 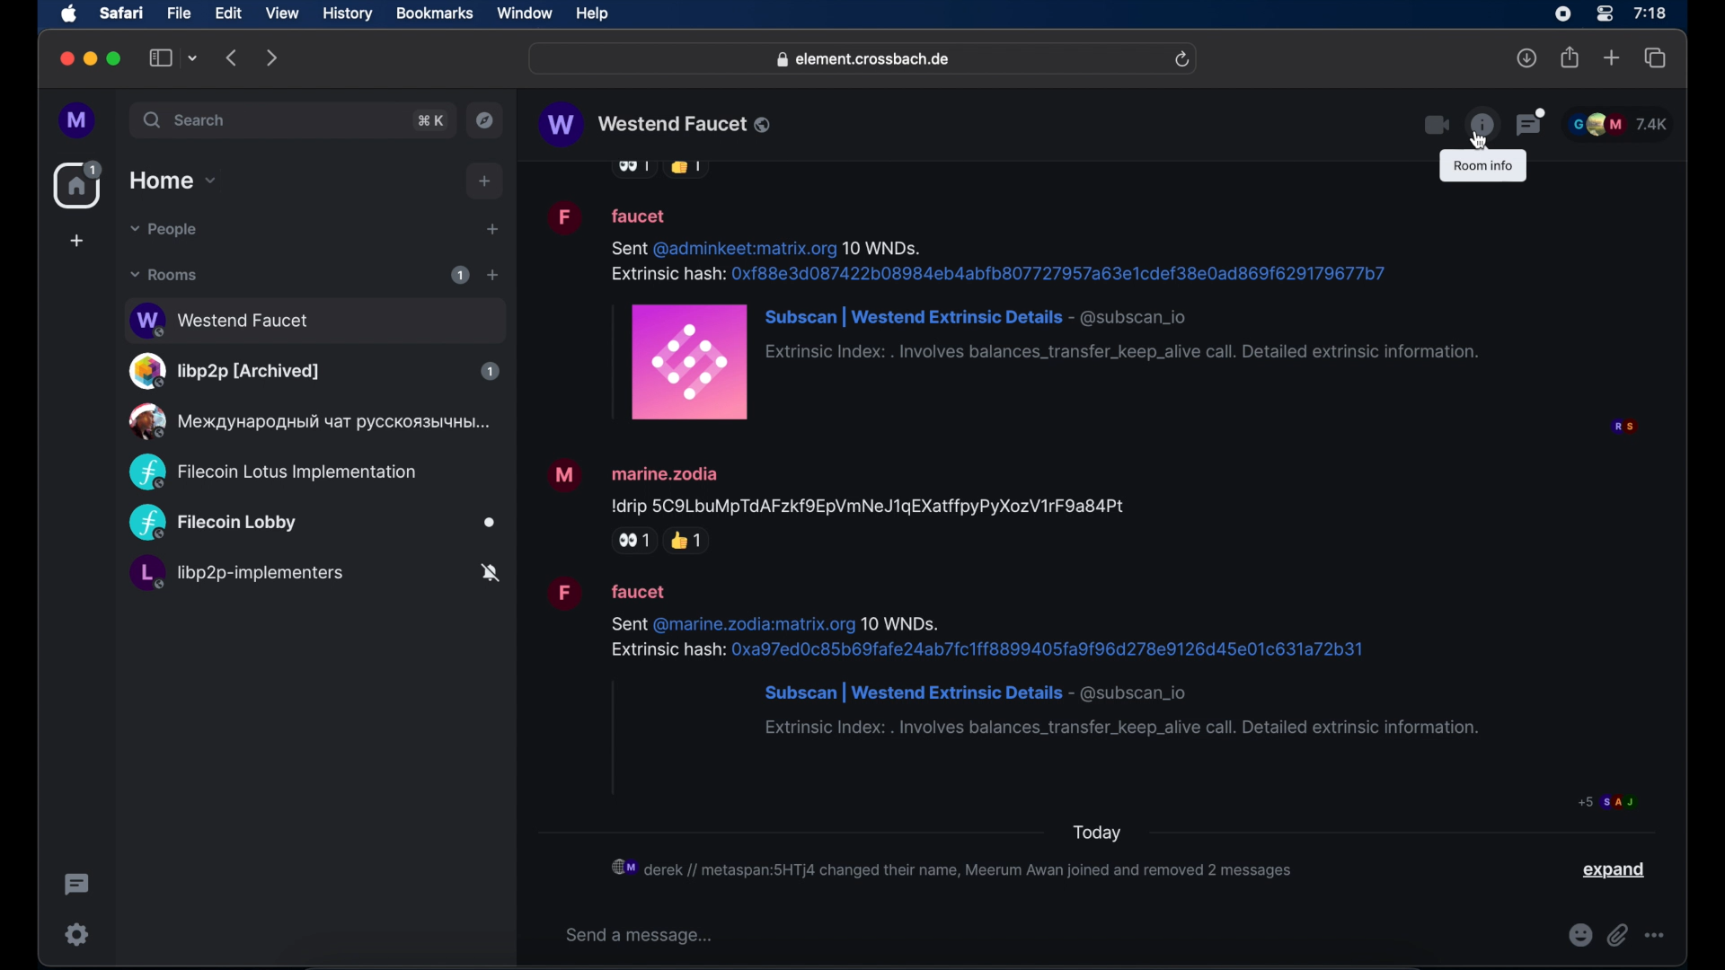 What do you see at coordinates (228, 13) in the screenshot?
I see `edit` at bounding box center [228, 13].